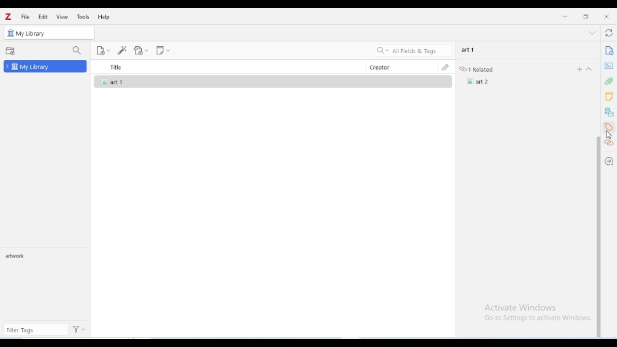 This screenshot has height=347, width=617. I want to click on maximize, so click(587, 16).